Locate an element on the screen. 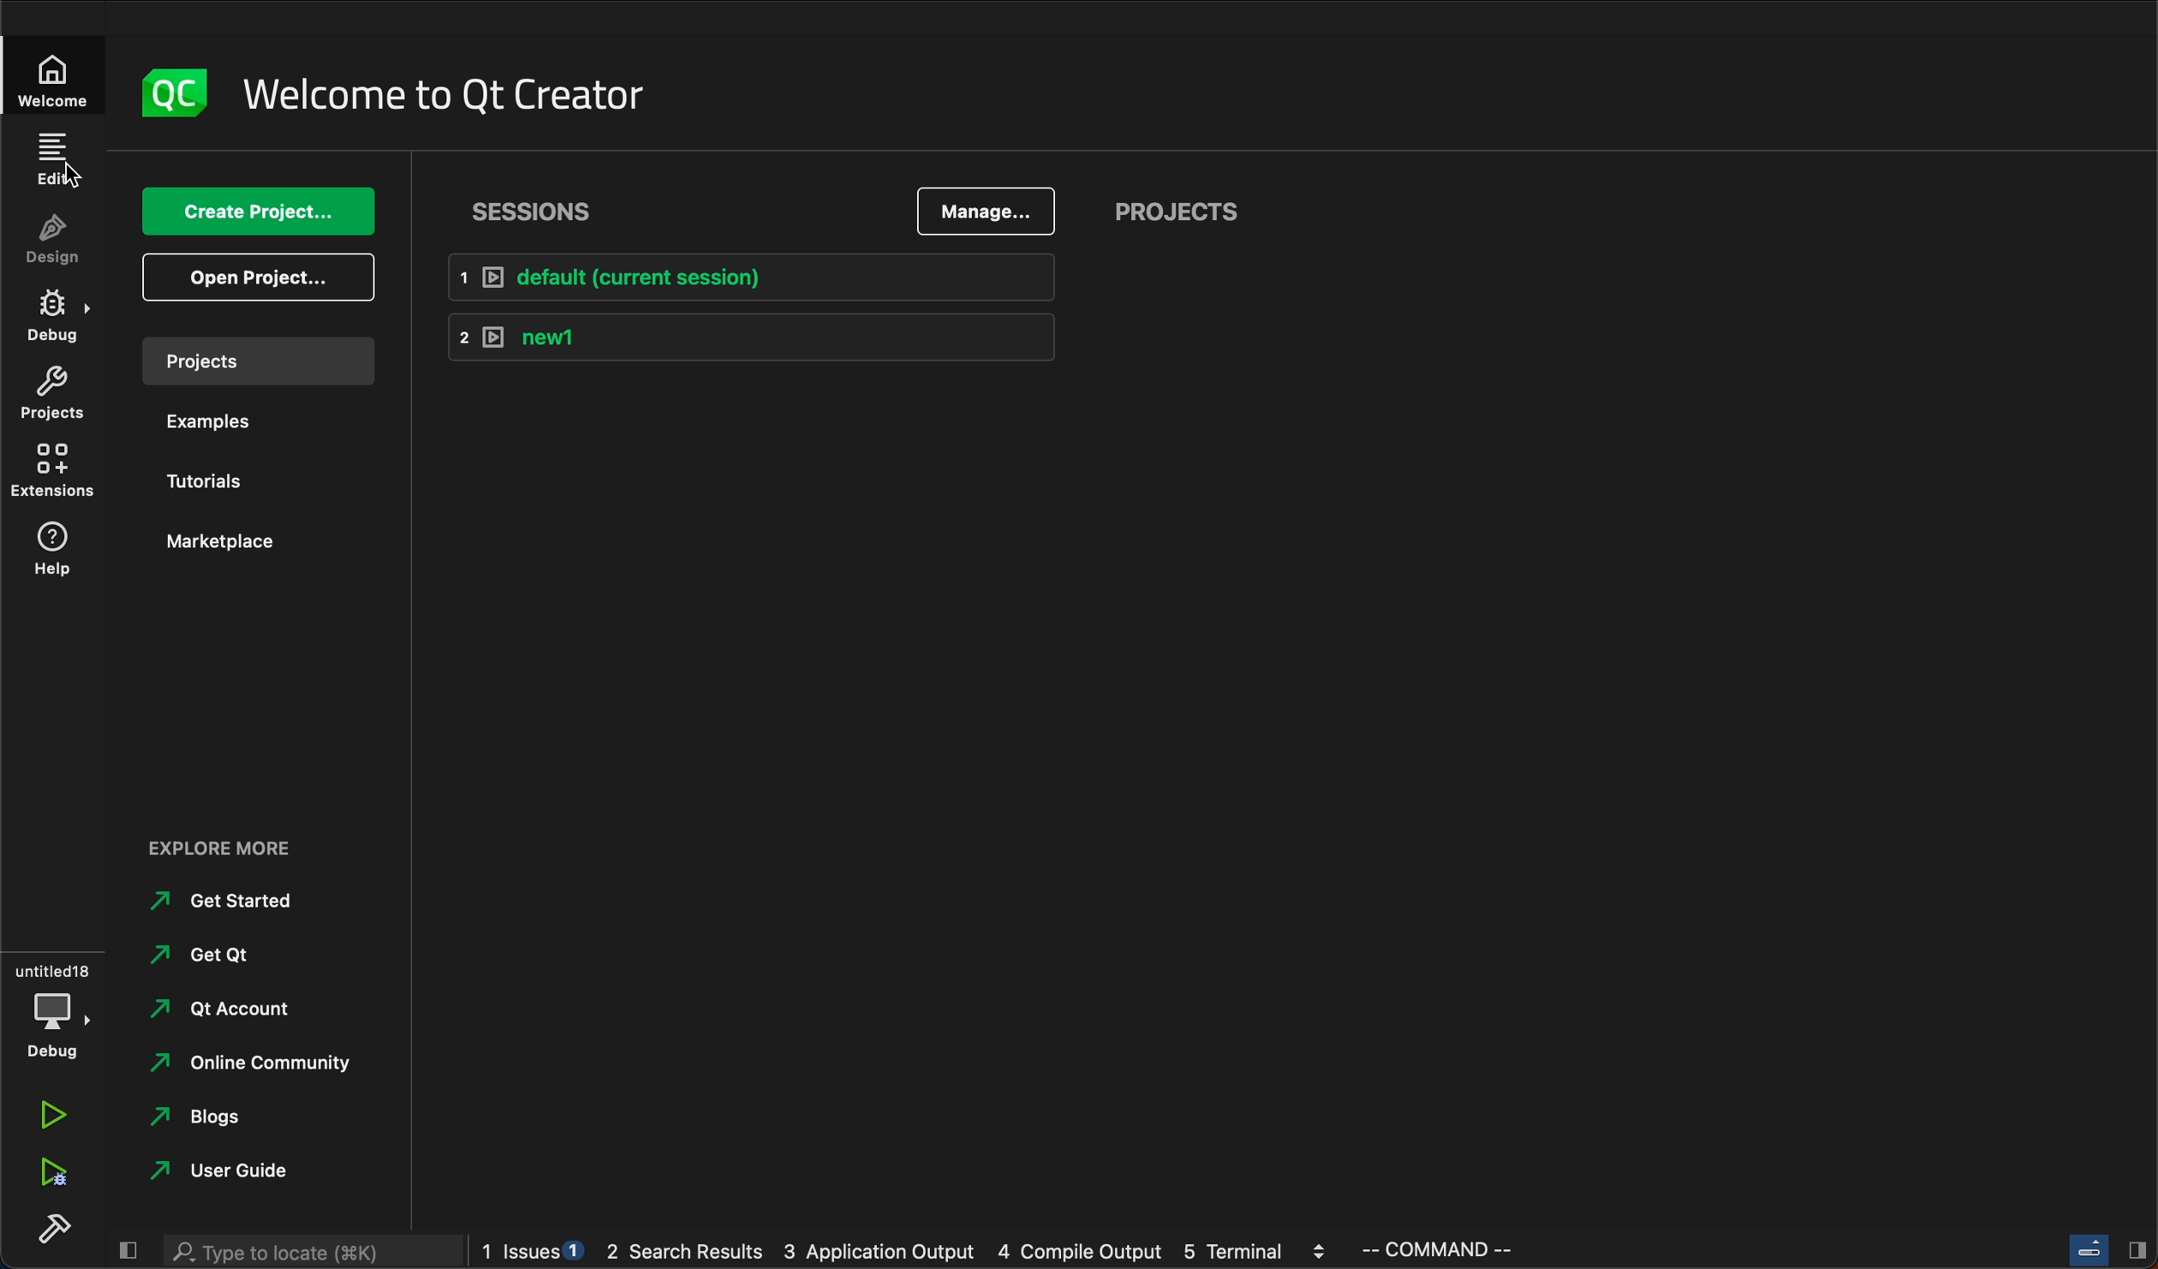  blogs is located at coordinates (200, 1116).